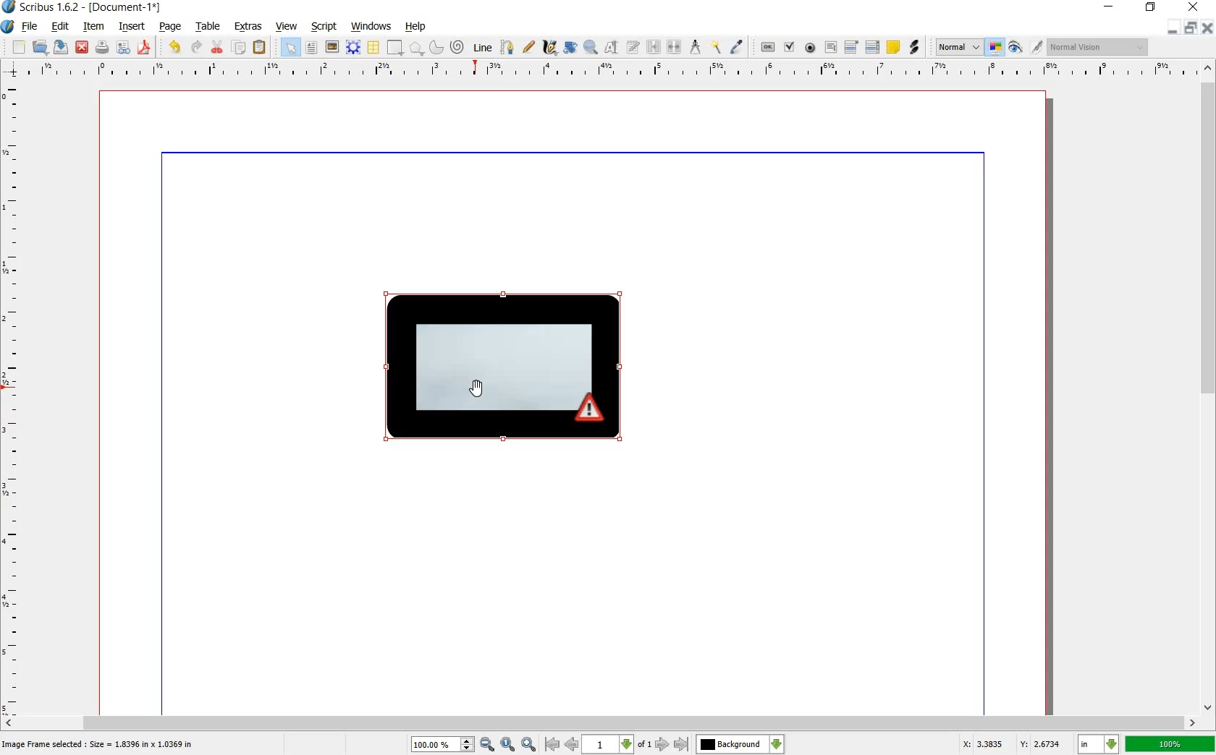  What do you see at coordinates (715, 46) in the screenshot?
I see `copy item properties` at bounding box center [715, 46].